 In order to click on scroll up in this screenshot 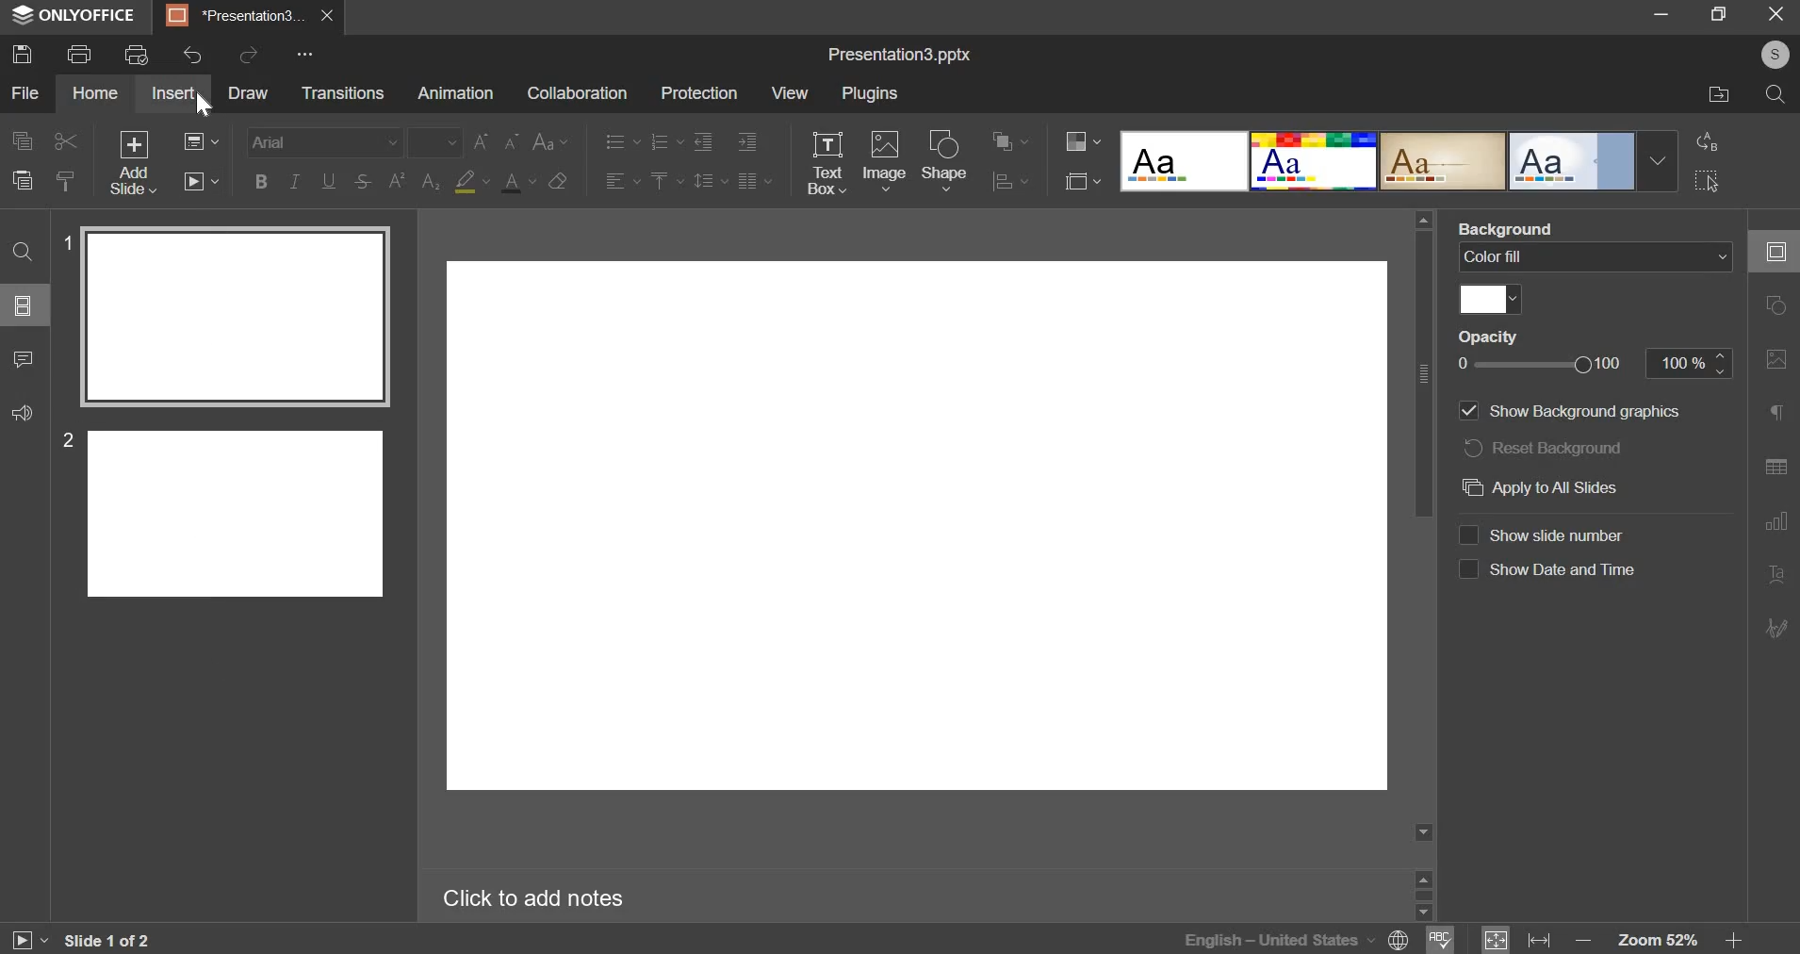, I will do `click(1423, 877)`.